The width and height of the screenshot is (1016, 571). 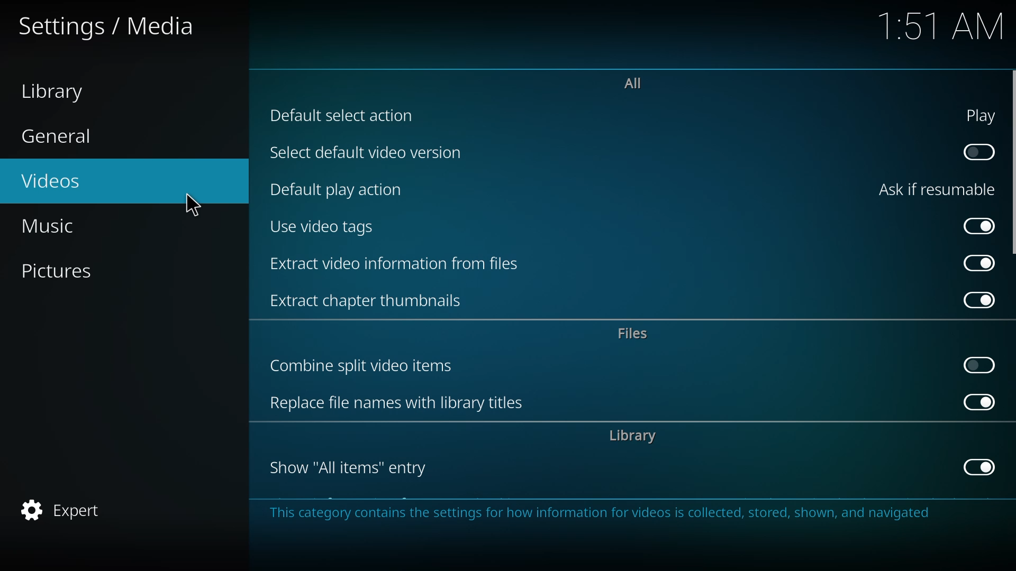 What do you see at coordinates (366, 153) in the screenshot?
I see `select default video version` at bounding box center [366, 153].